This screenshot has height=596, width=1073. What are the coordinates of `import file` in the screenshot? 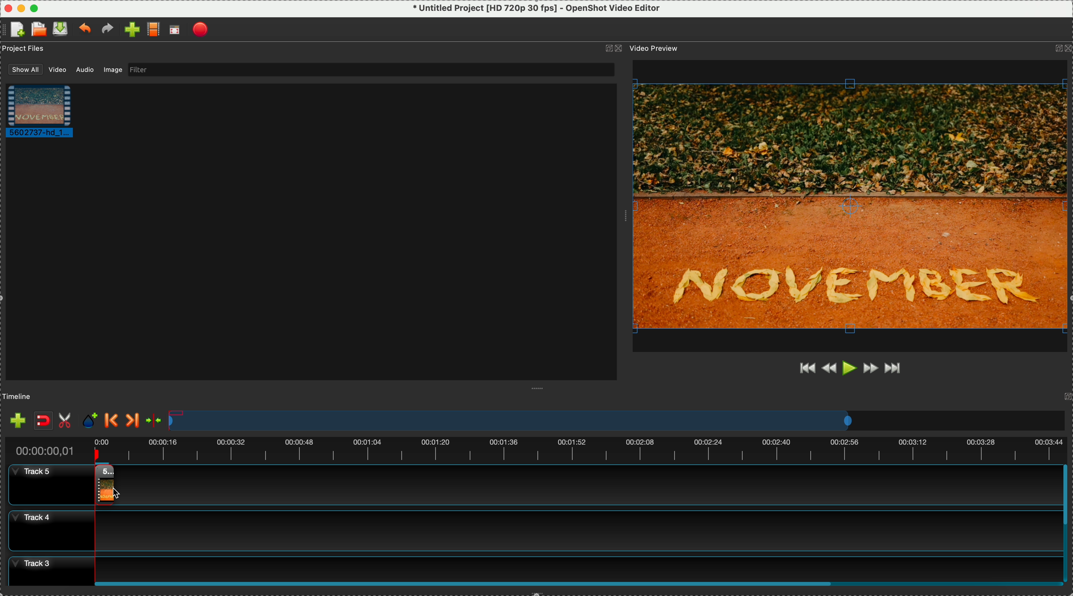 It's located at (129, 30).